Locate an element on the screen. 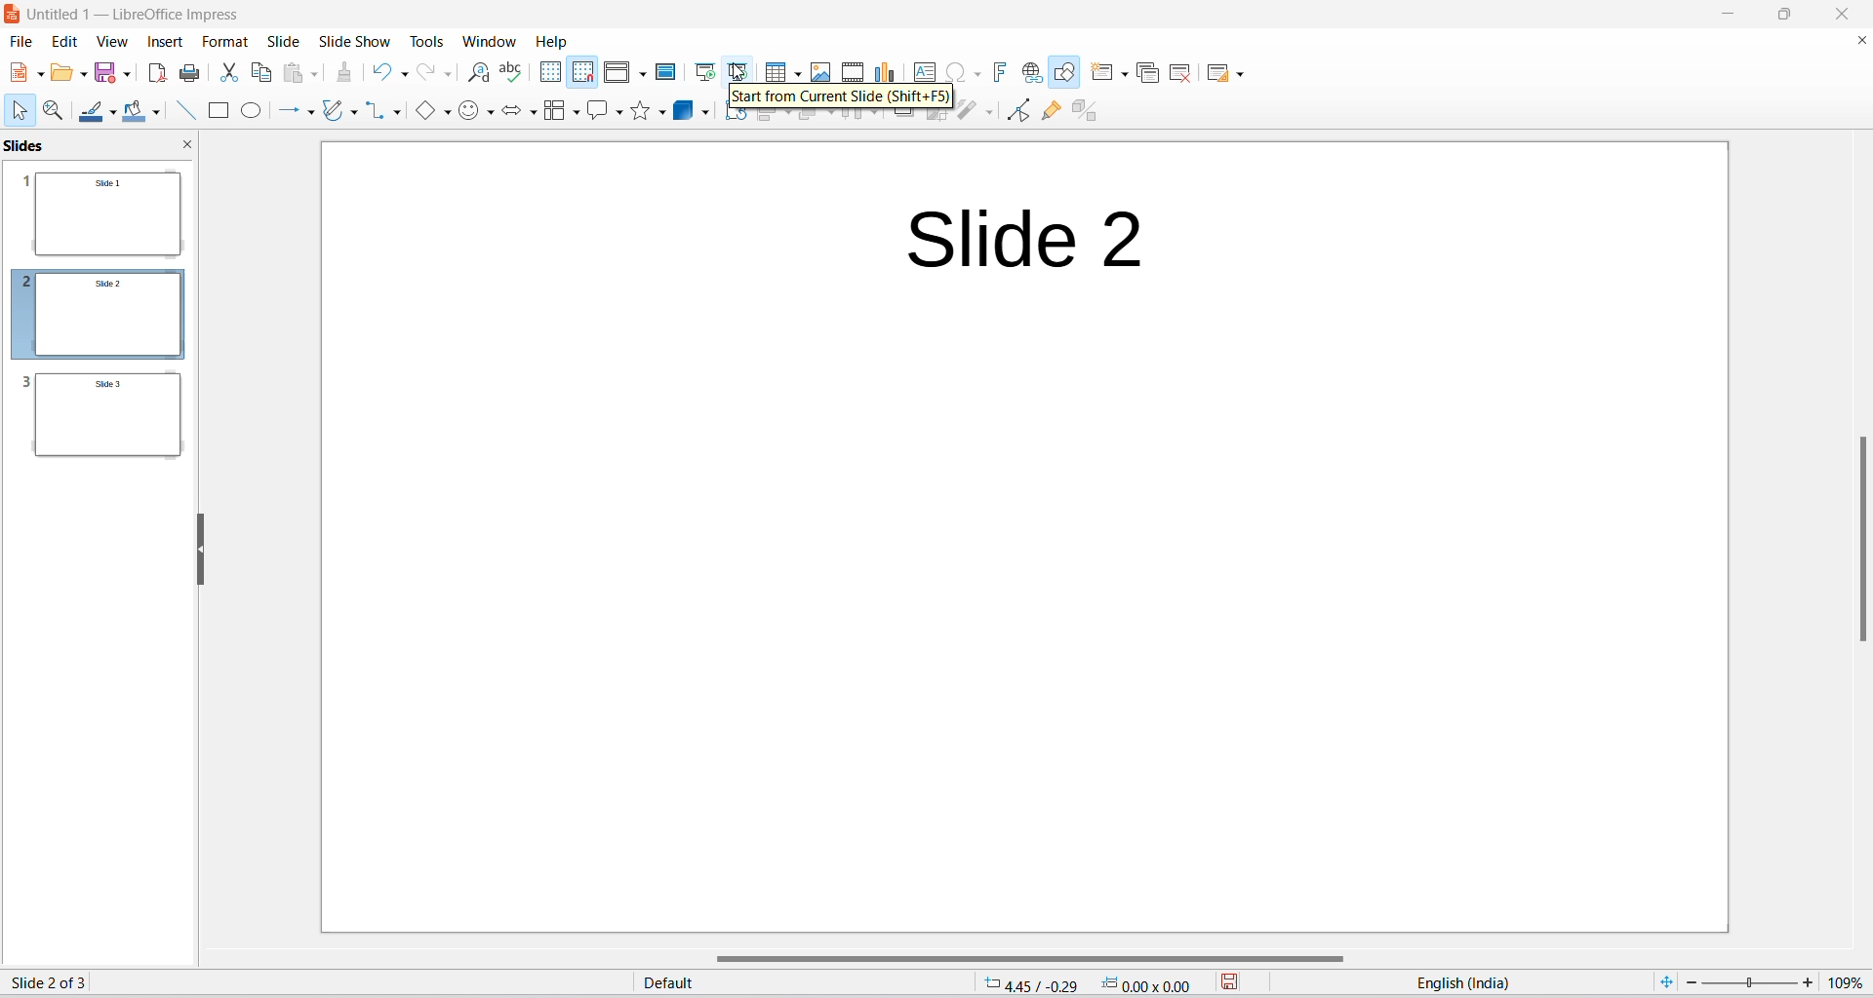  minimize is located at coordinates (1728, 13).